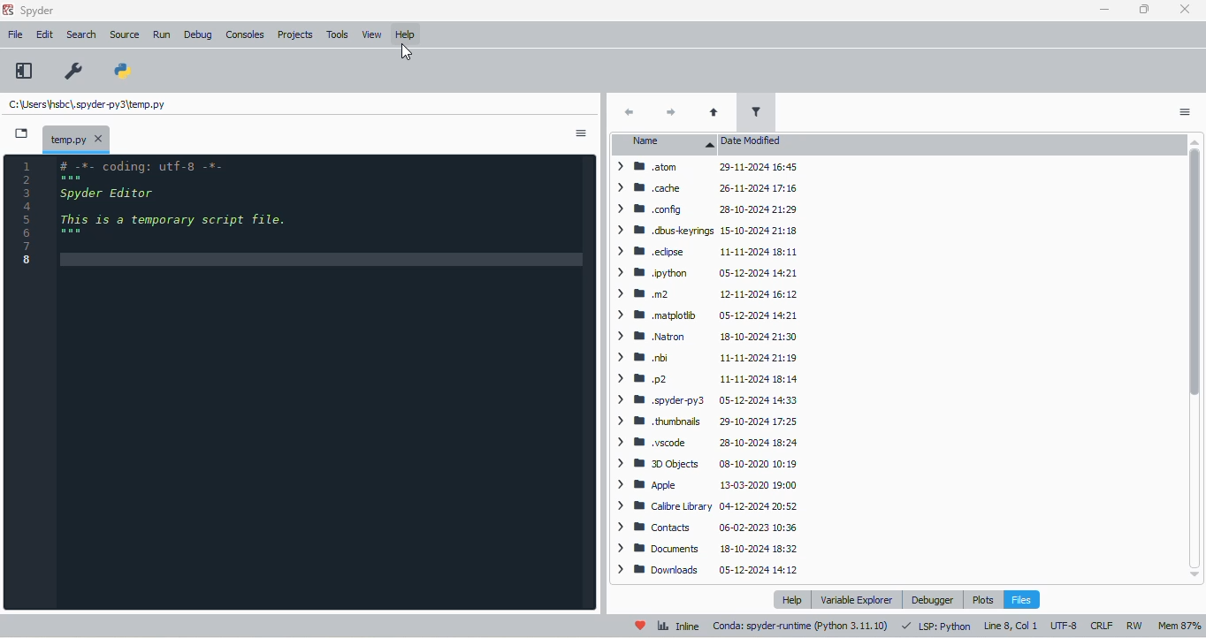 Image resolution: width=1206 pixels, height=638 pixels. Describe the element at coordinates (714, 112) in the screenshot. I see `parent` at that location.